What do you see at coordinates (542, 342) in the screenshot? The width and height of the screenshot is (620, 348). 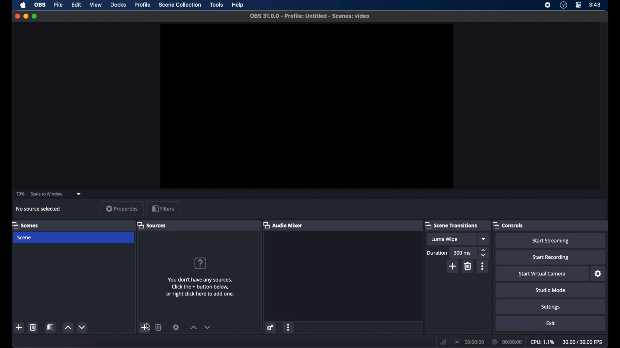 I see `CPU: 1.1%` at bounding box center [542, 342].